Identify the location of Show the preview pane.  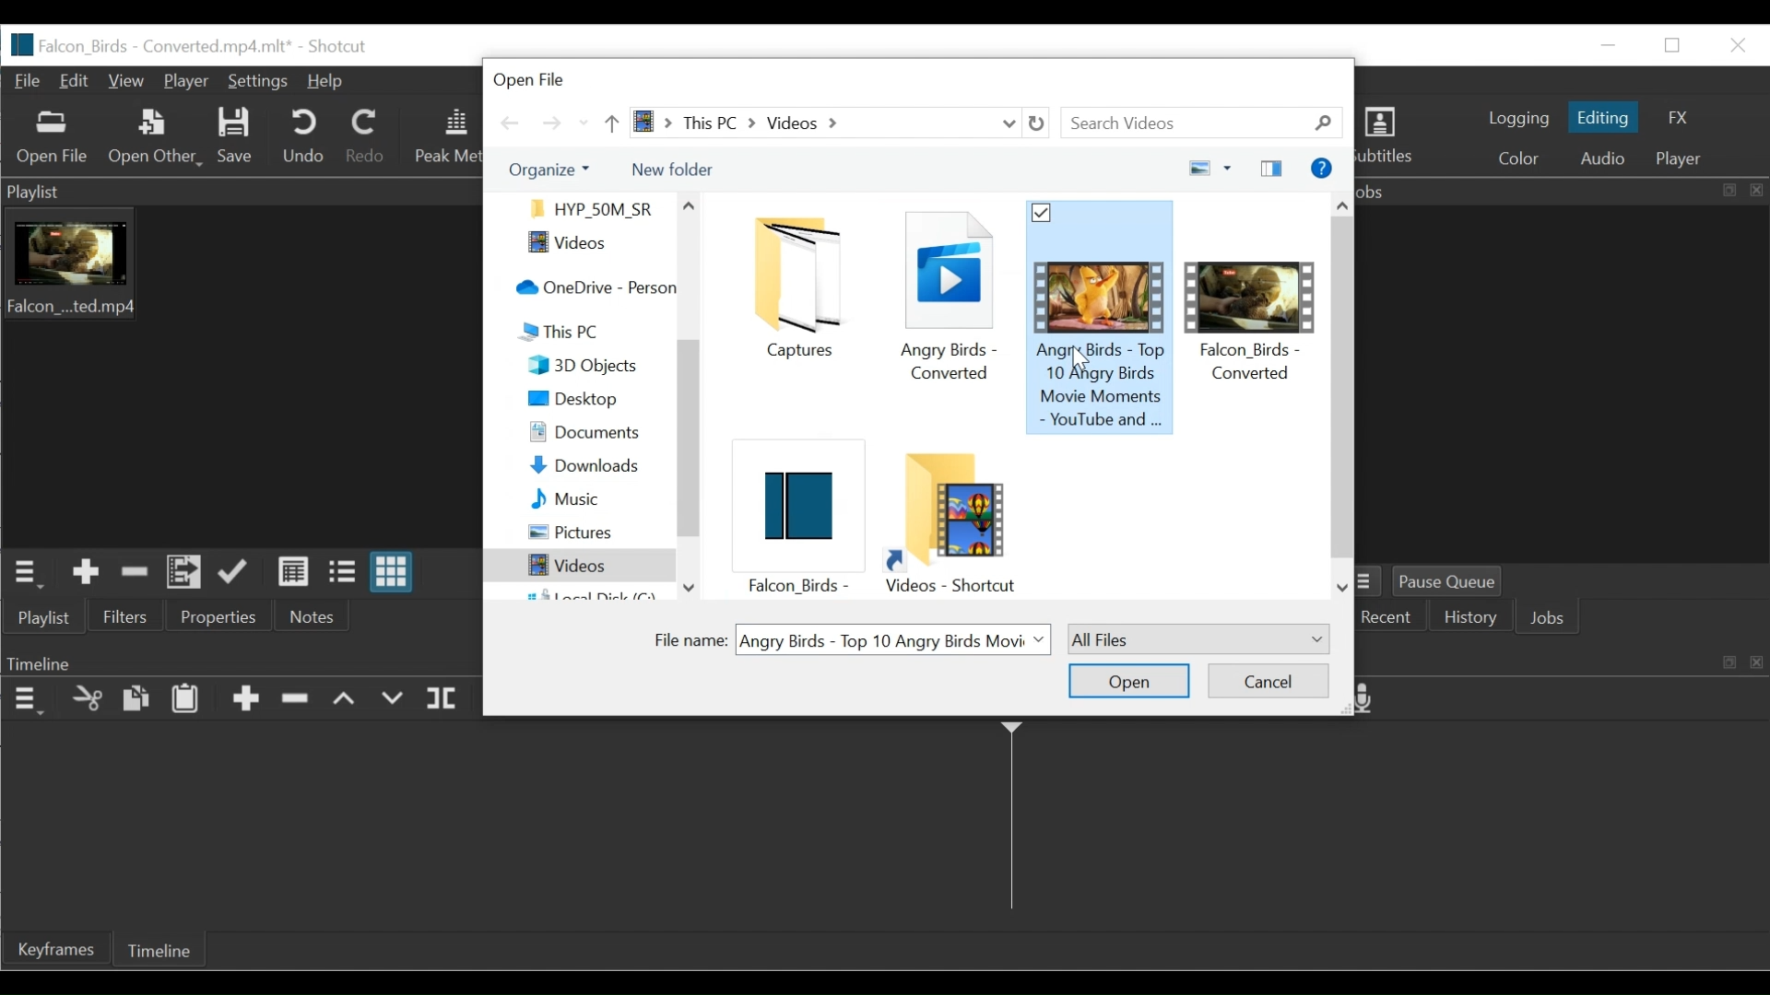
(1274, 168).